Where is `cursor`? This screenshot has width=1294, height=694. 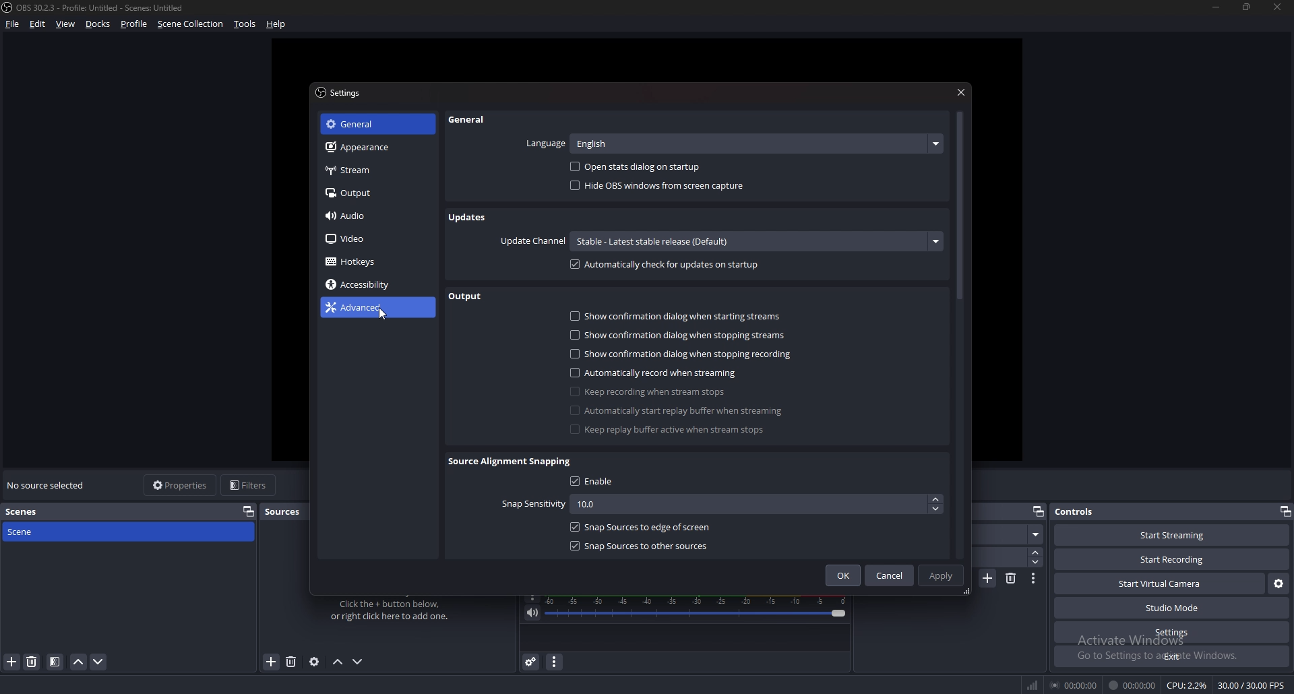
cursor is located at coordinates (384, 316).